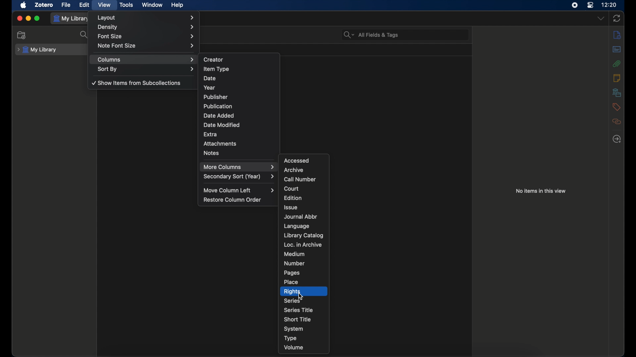 This screenshot has height=357, width=636. I want to click on file, so click(66, 5).